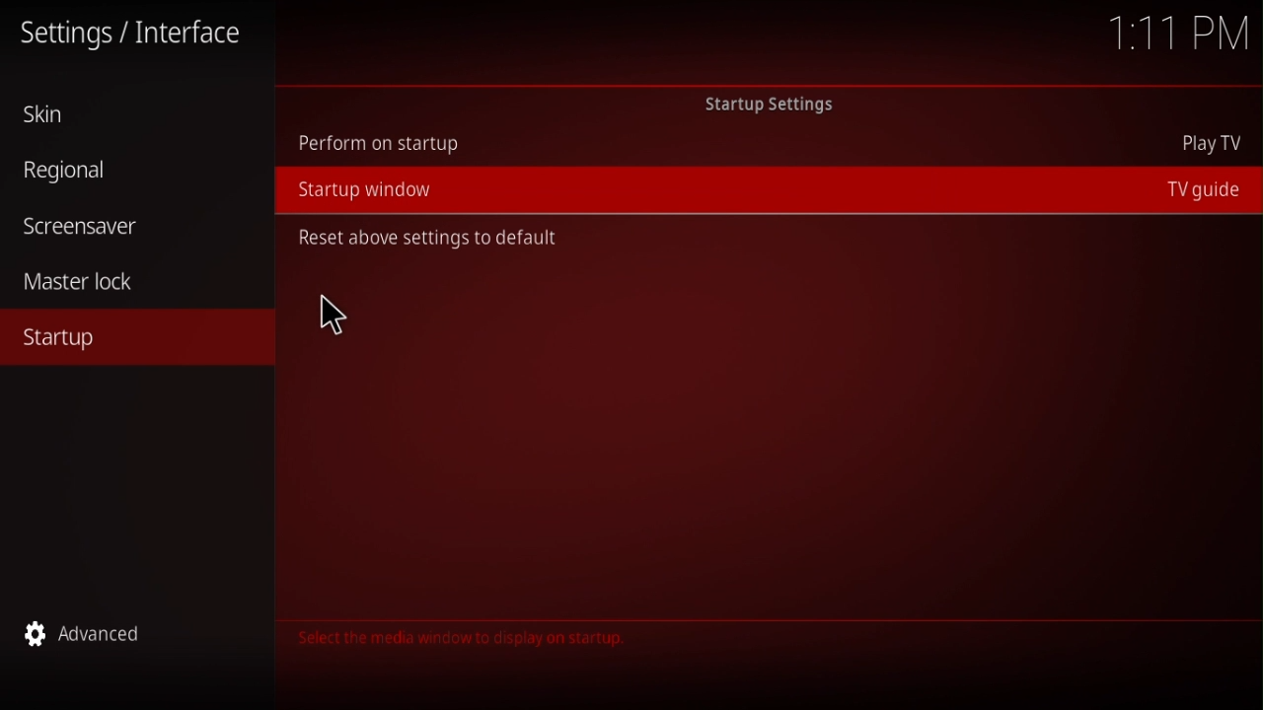 This screenshot has width=1263, height=710. What do you see at coordinates (63, 339) in the screenshot?
I see `startup` at bounding box center [63, 339].